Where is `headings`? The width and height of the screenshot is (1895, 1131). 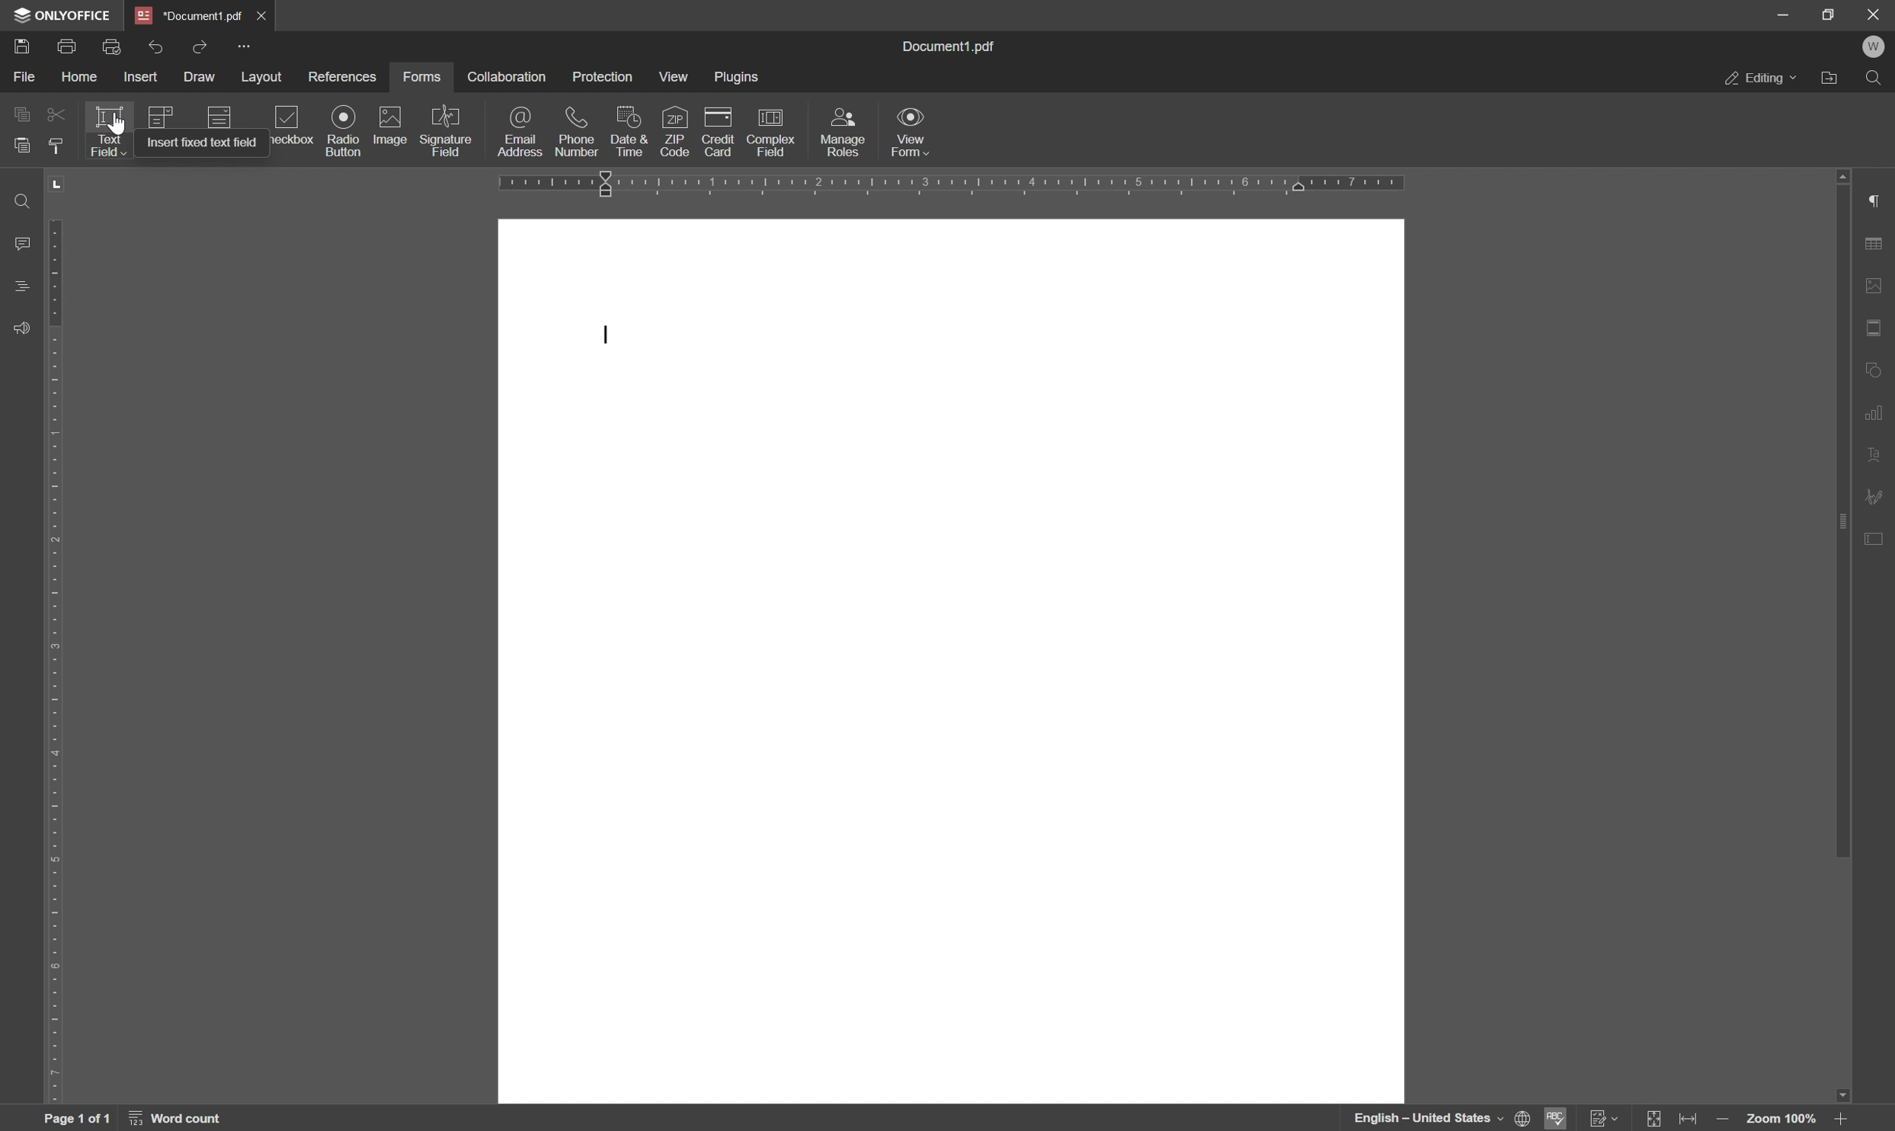 headings is located at coordinates (17, 287).